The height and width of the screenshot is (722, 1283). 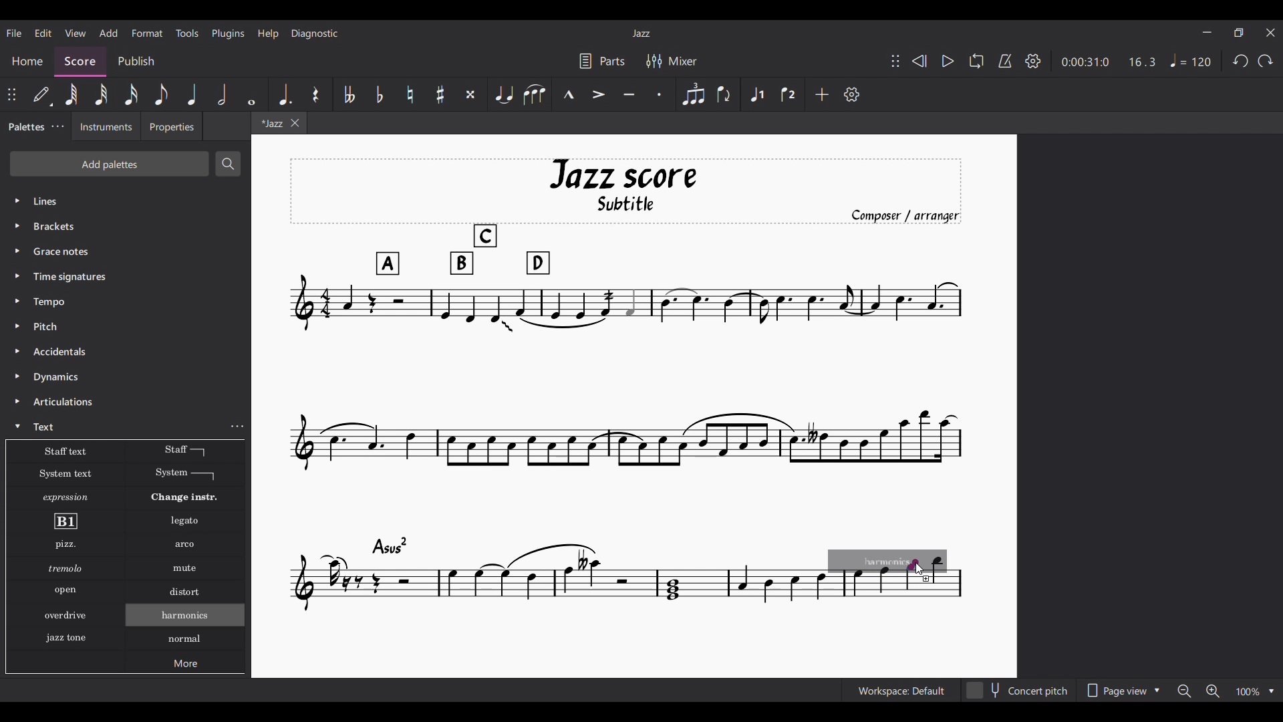 I want to click on Edit menu, so click(x=43, y=33).